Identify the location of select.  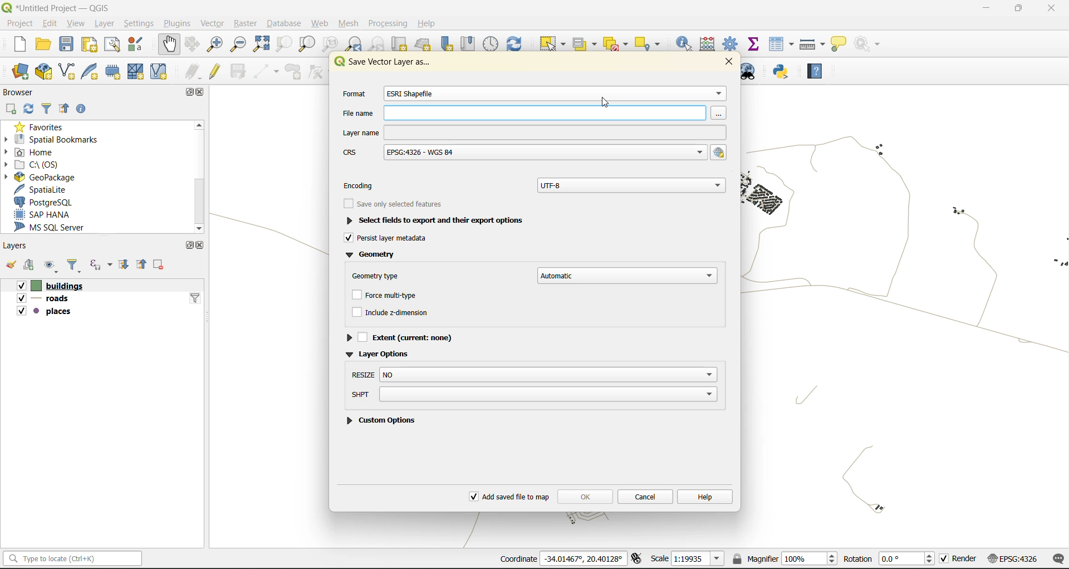
(551, 44).